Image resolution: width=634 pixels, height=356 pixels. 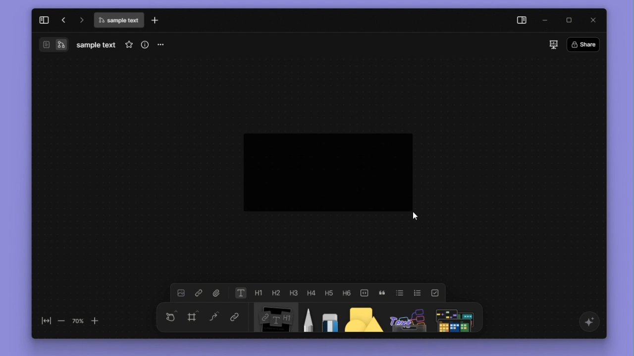 I want to click on Note N, so click(x=272, y=319).